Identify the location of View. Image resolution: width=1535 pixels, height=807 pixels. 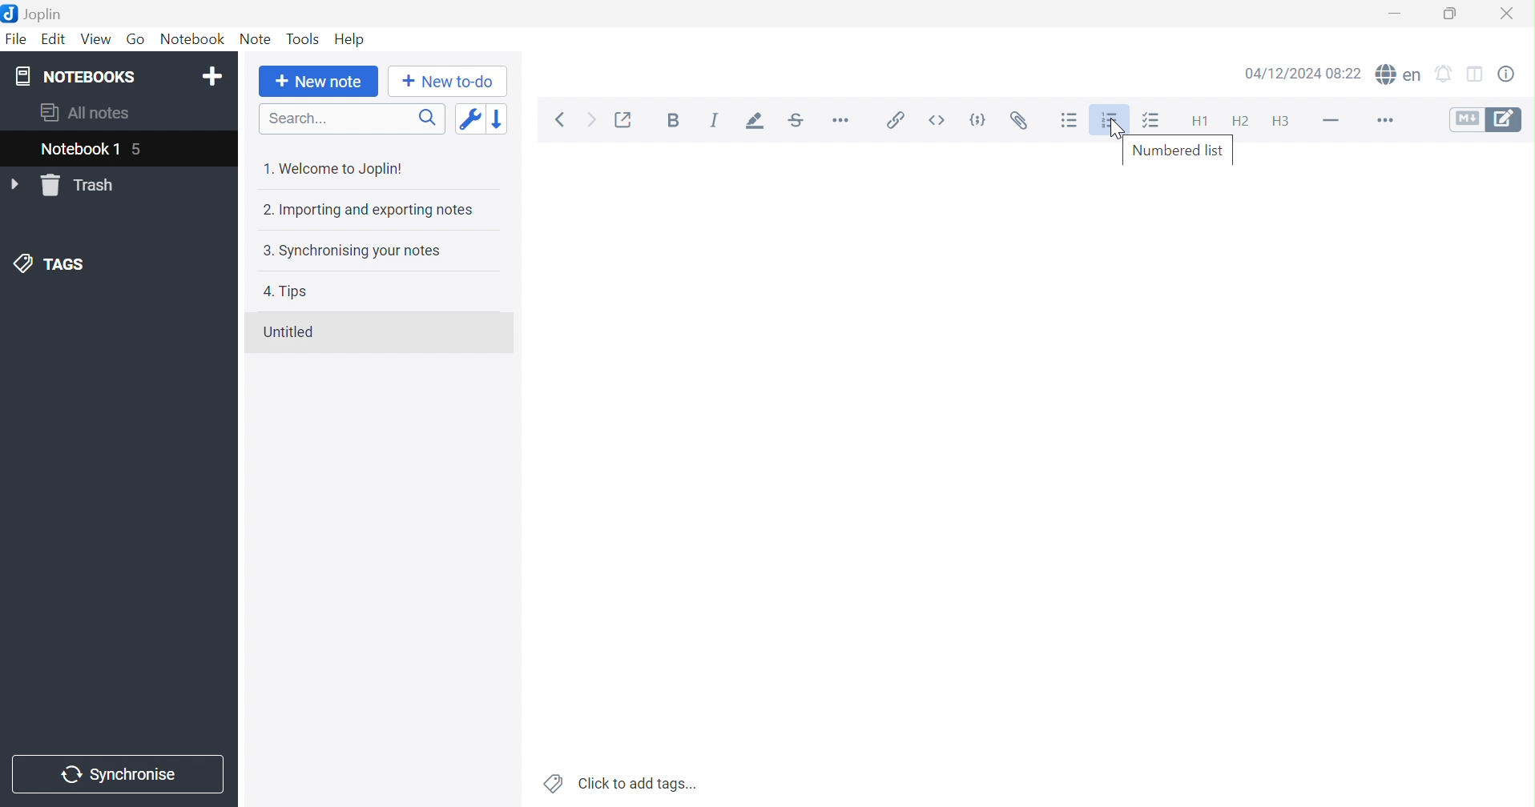
(98, 38).